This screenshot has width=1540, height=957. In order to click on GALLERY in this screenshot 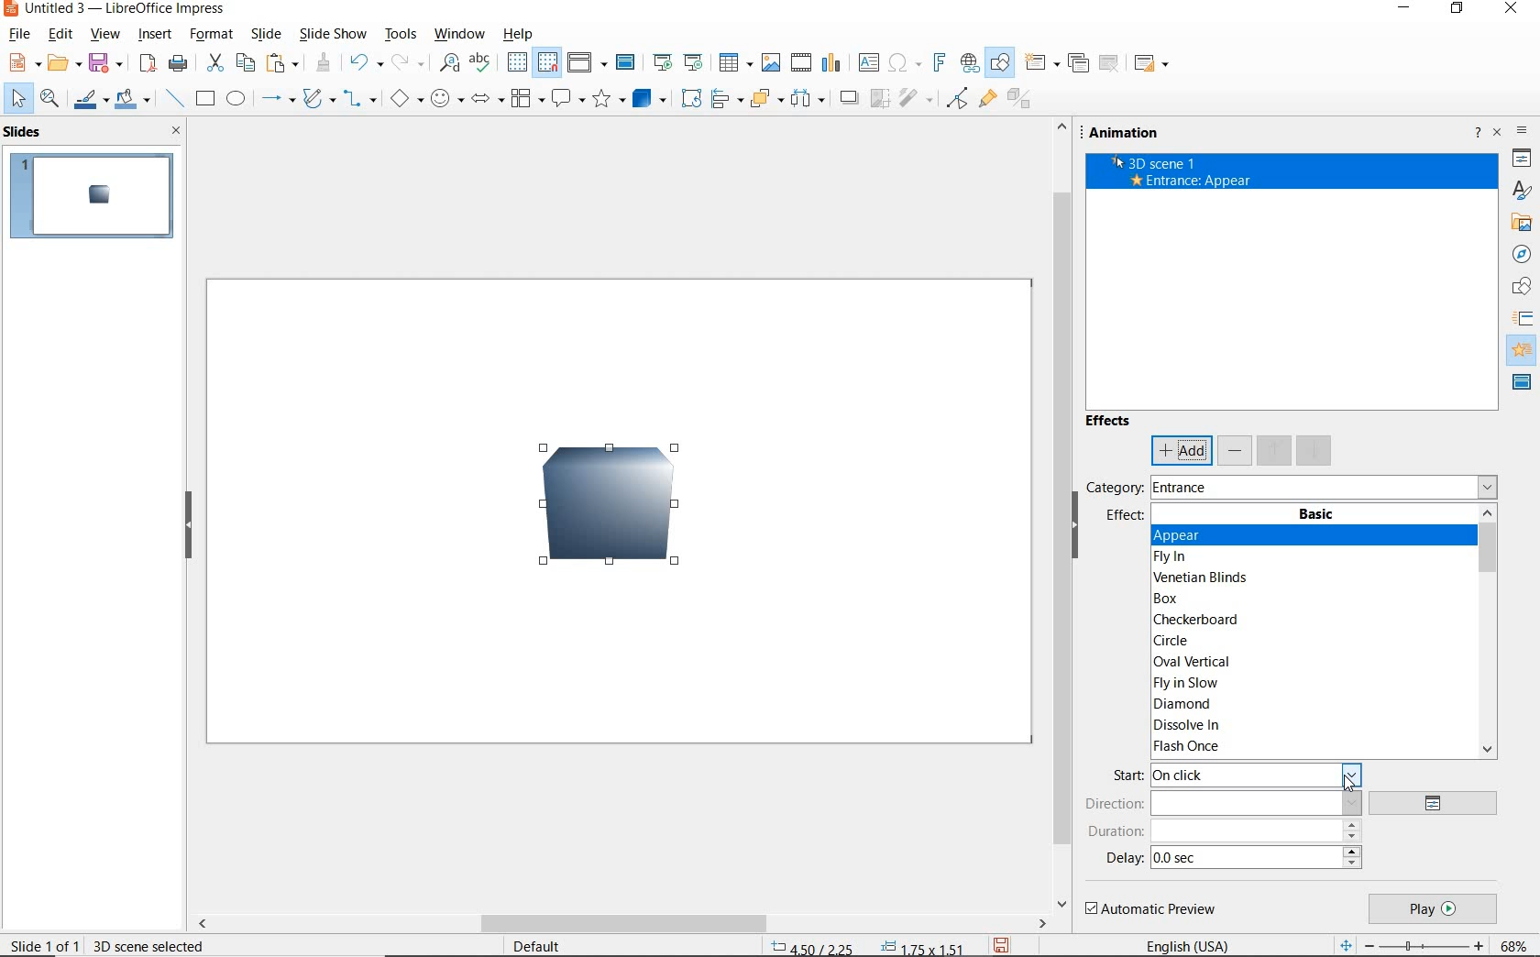, I will do `click(1522, 225)`.